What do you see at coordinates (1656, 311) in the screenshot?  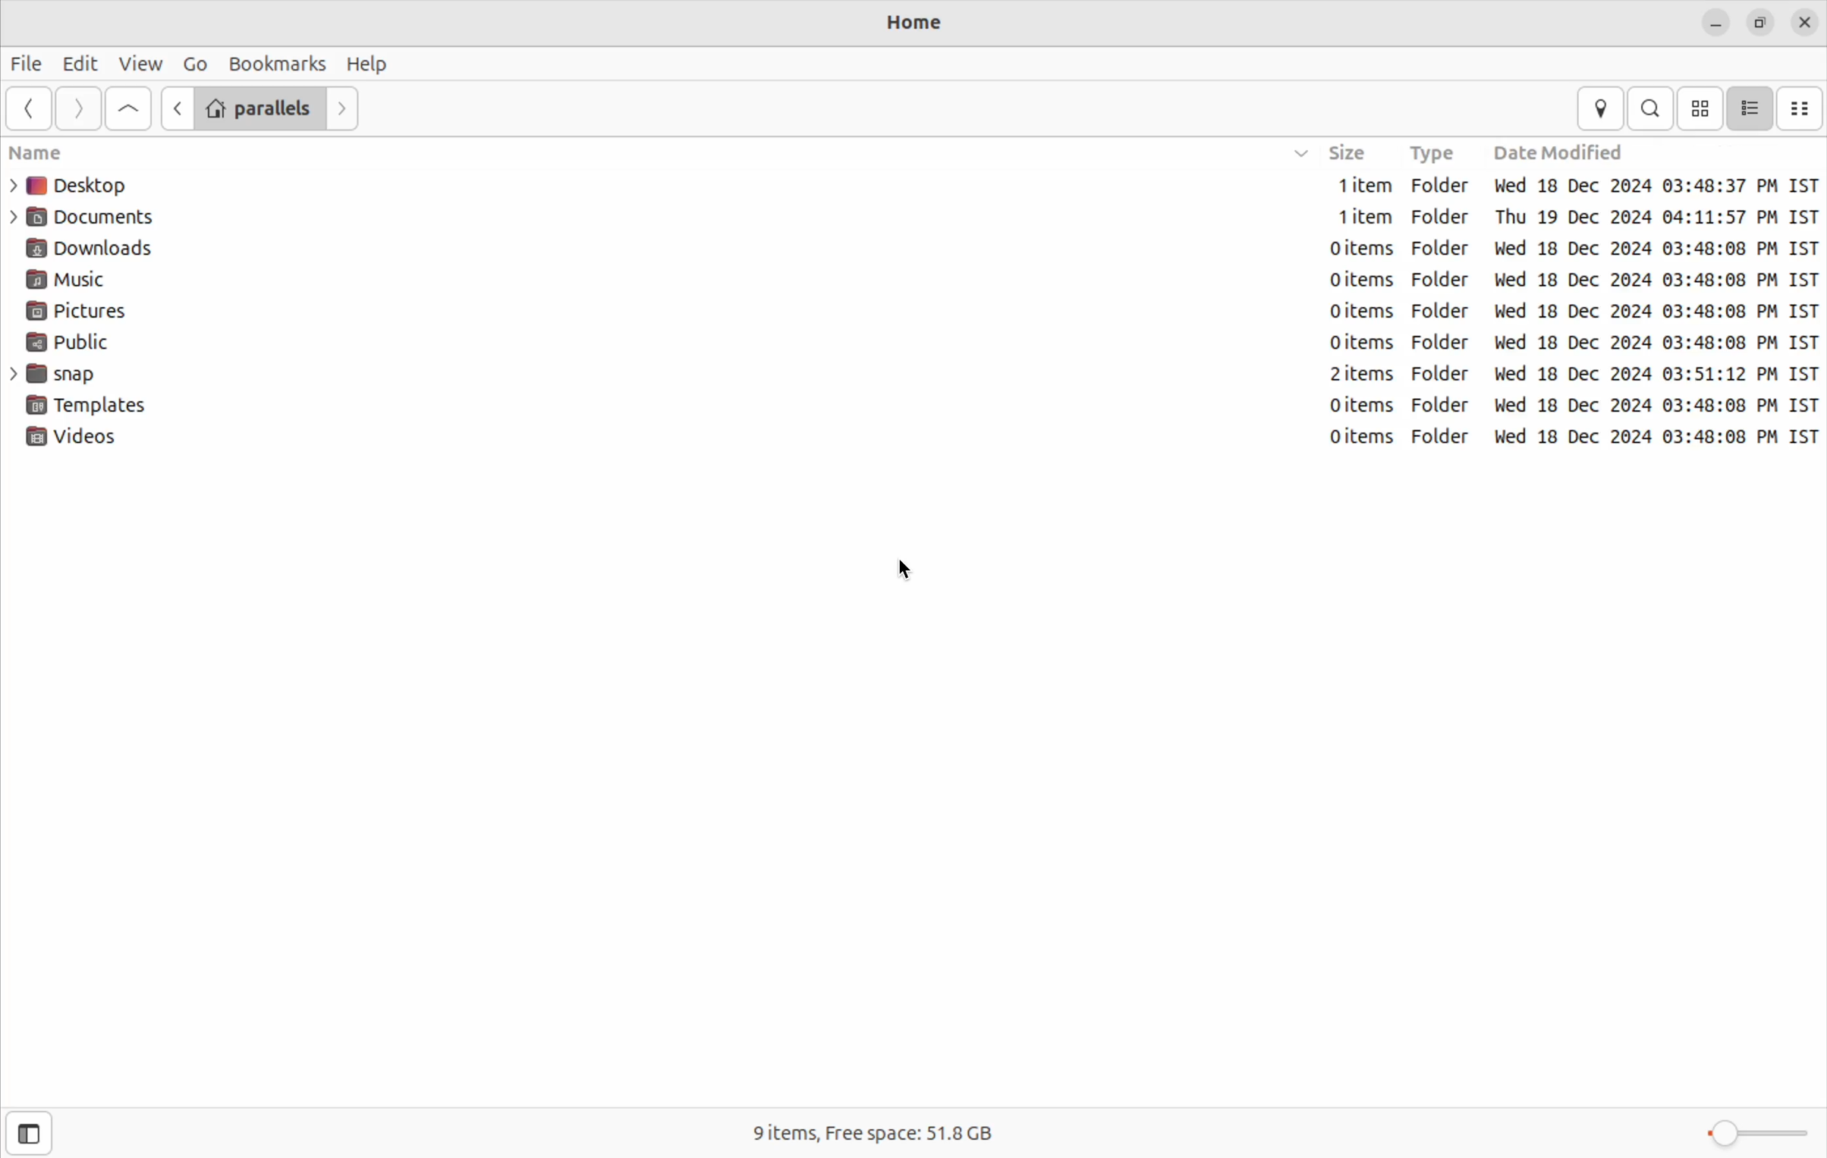 I see `Wed 18 Dec 2024 03:48:08 PM IST` at bounding box center [1656, 311].